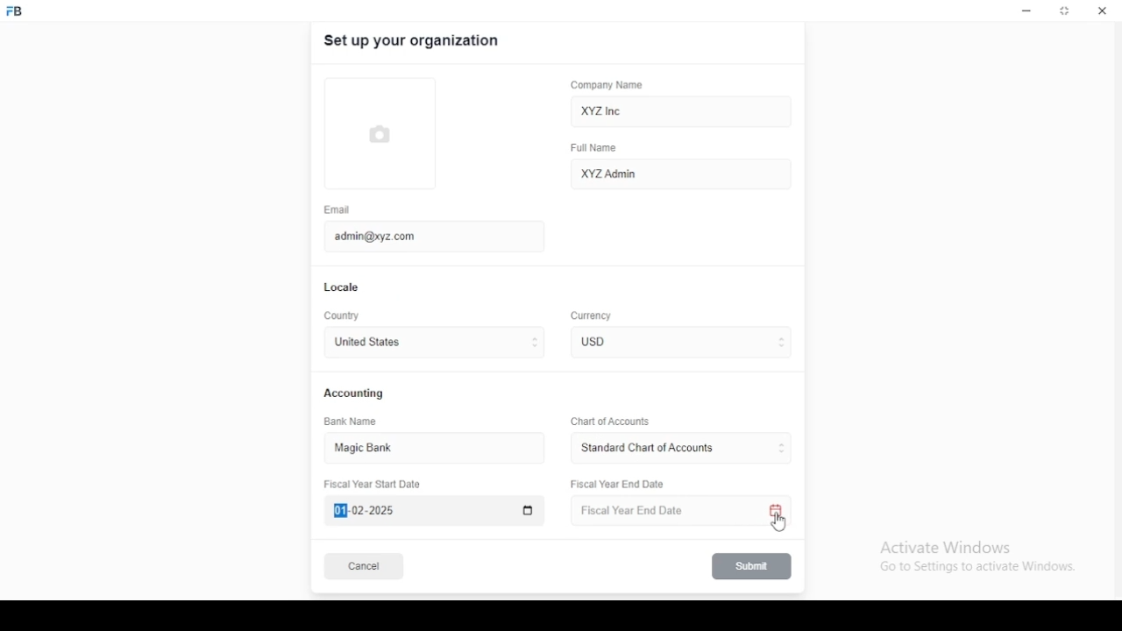 This screenshot has width=1122, height=631. Describe the element at coordinates (337, 209) in the screenshot. I see `email` at that location.